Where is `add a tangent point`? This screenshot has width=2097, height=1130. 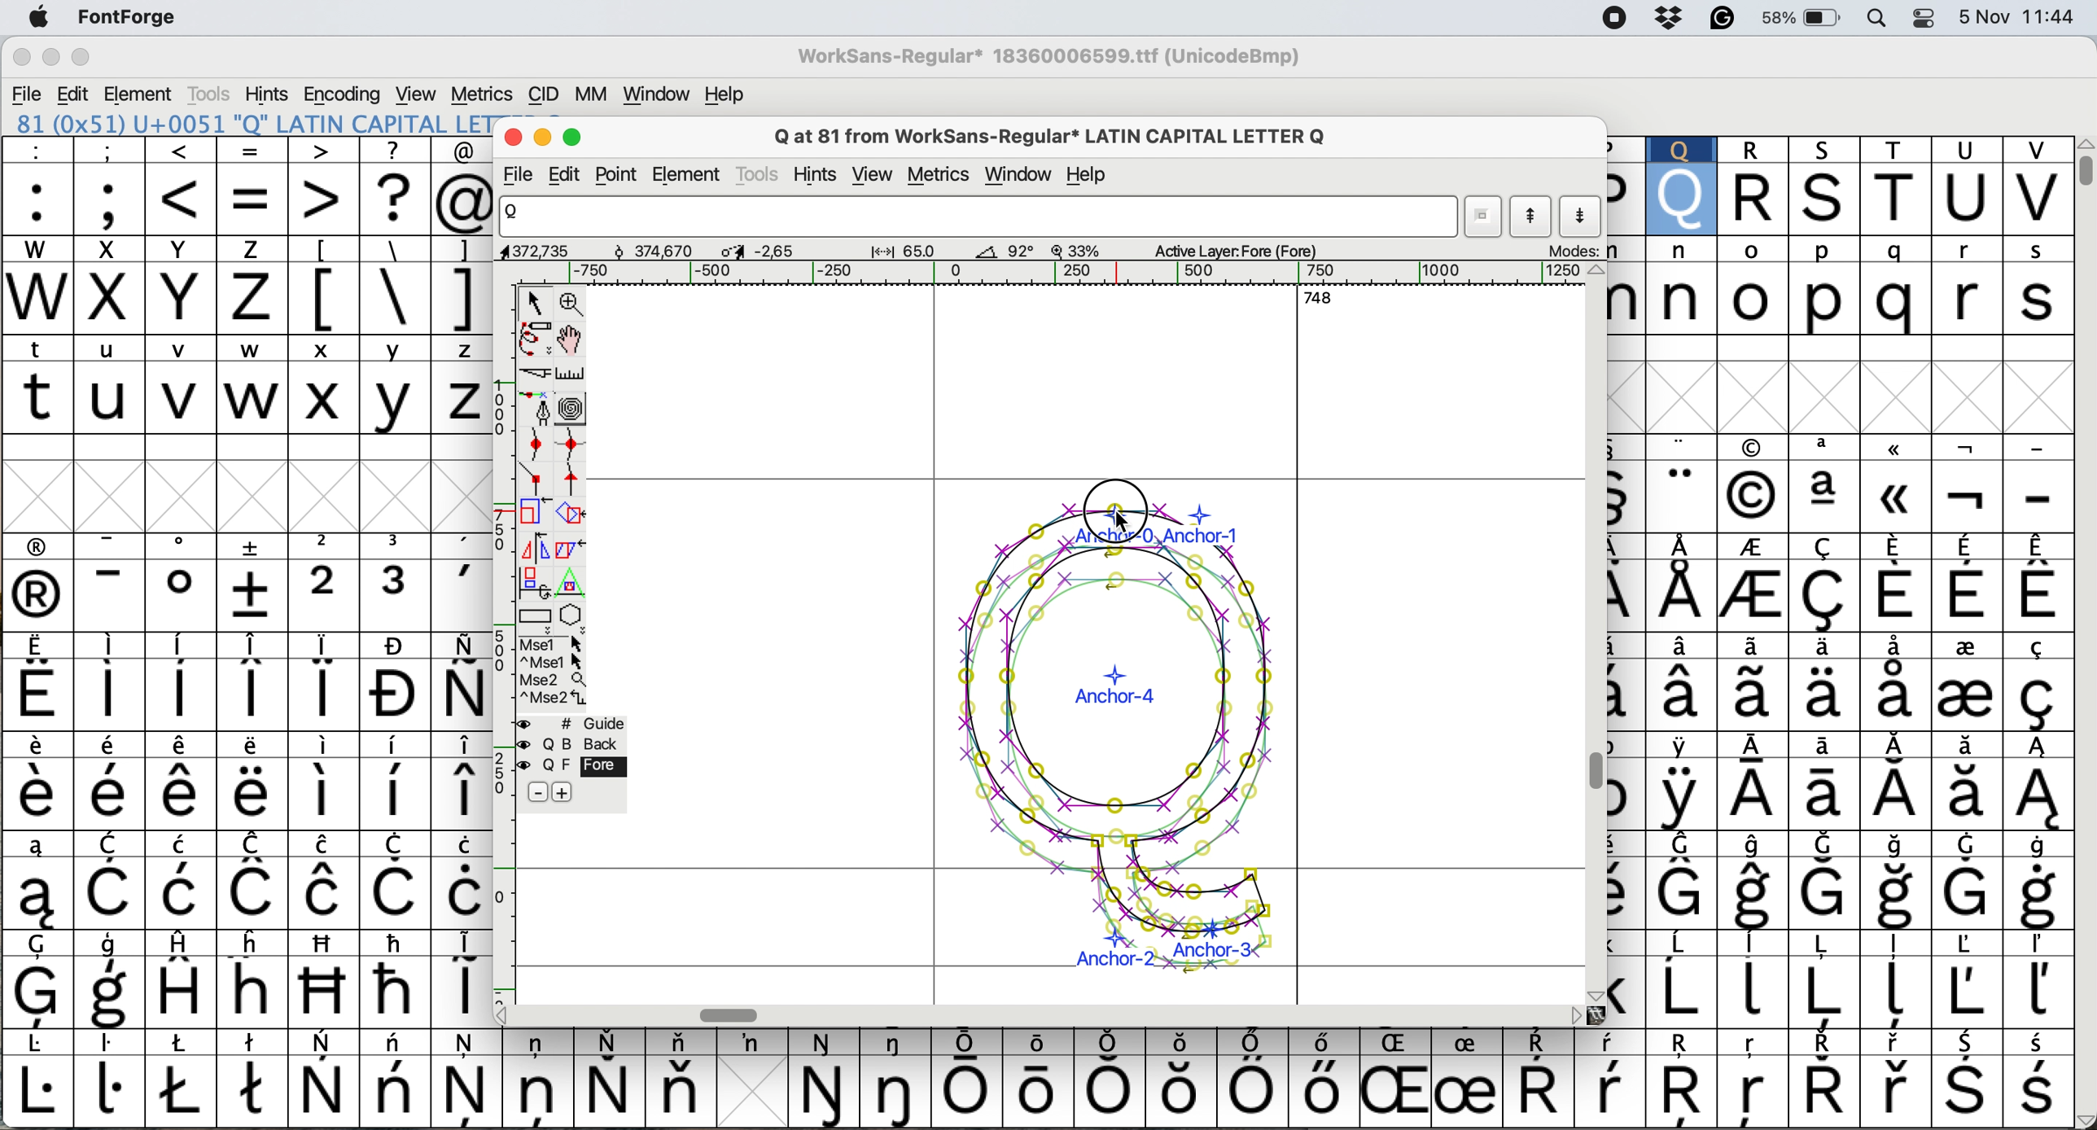
add a tangent point is located at coordinates (575, 481).